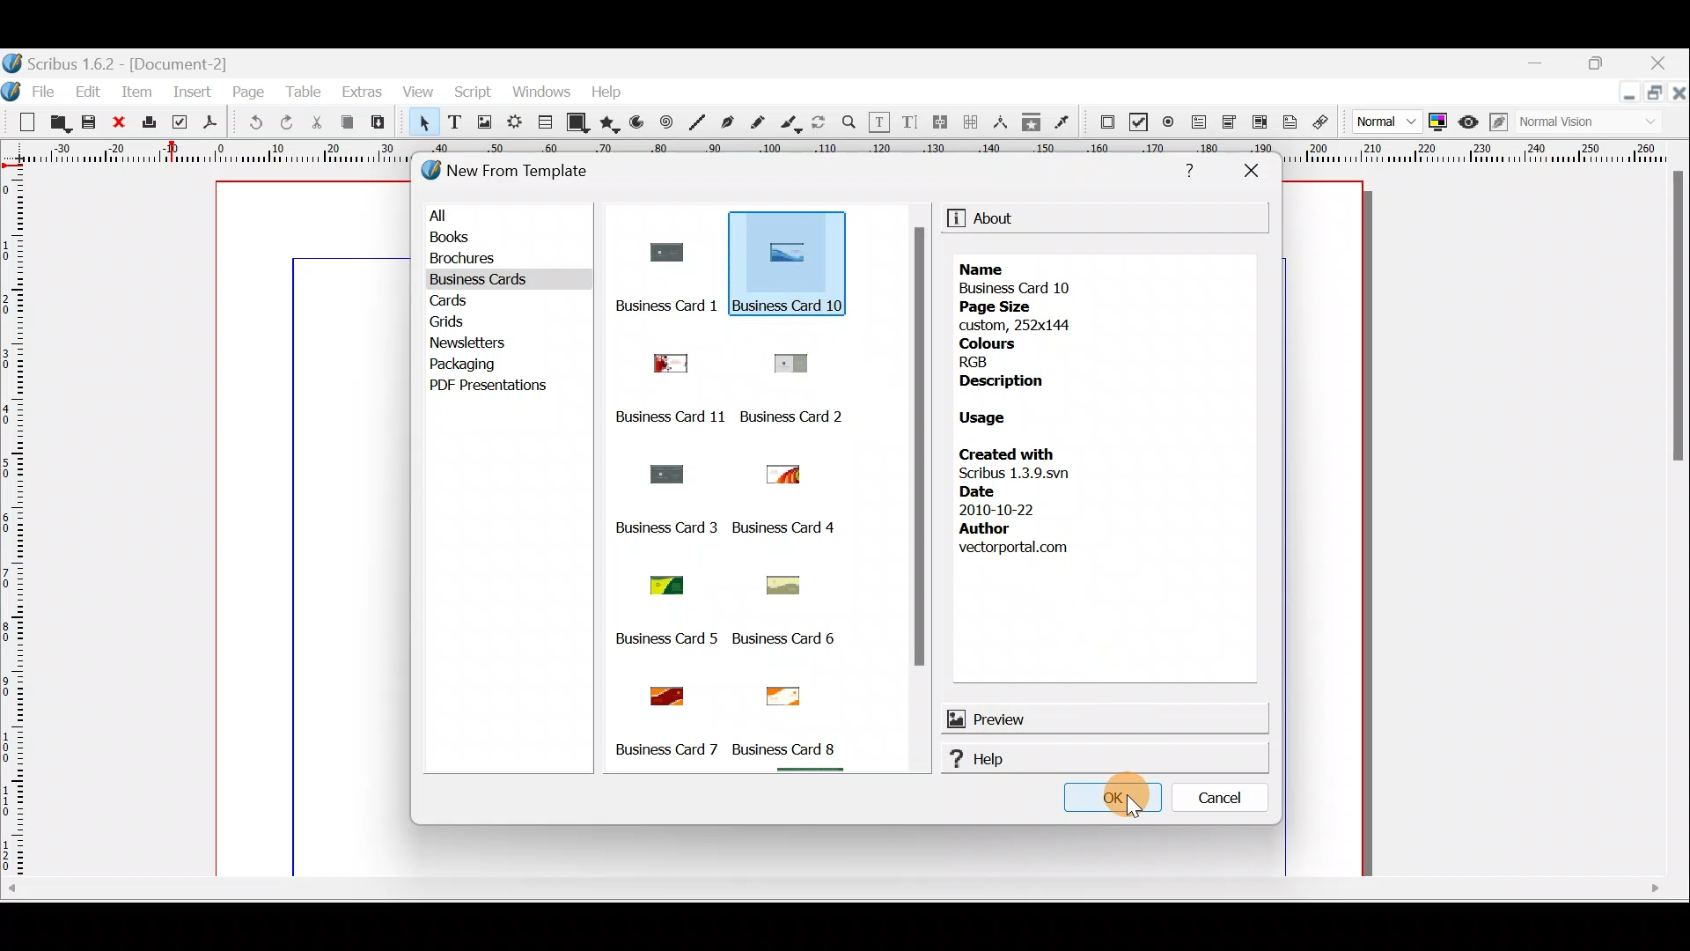  Describe the element at coordinates (318, 123) in the screenshot. I see `Cut` at that location.